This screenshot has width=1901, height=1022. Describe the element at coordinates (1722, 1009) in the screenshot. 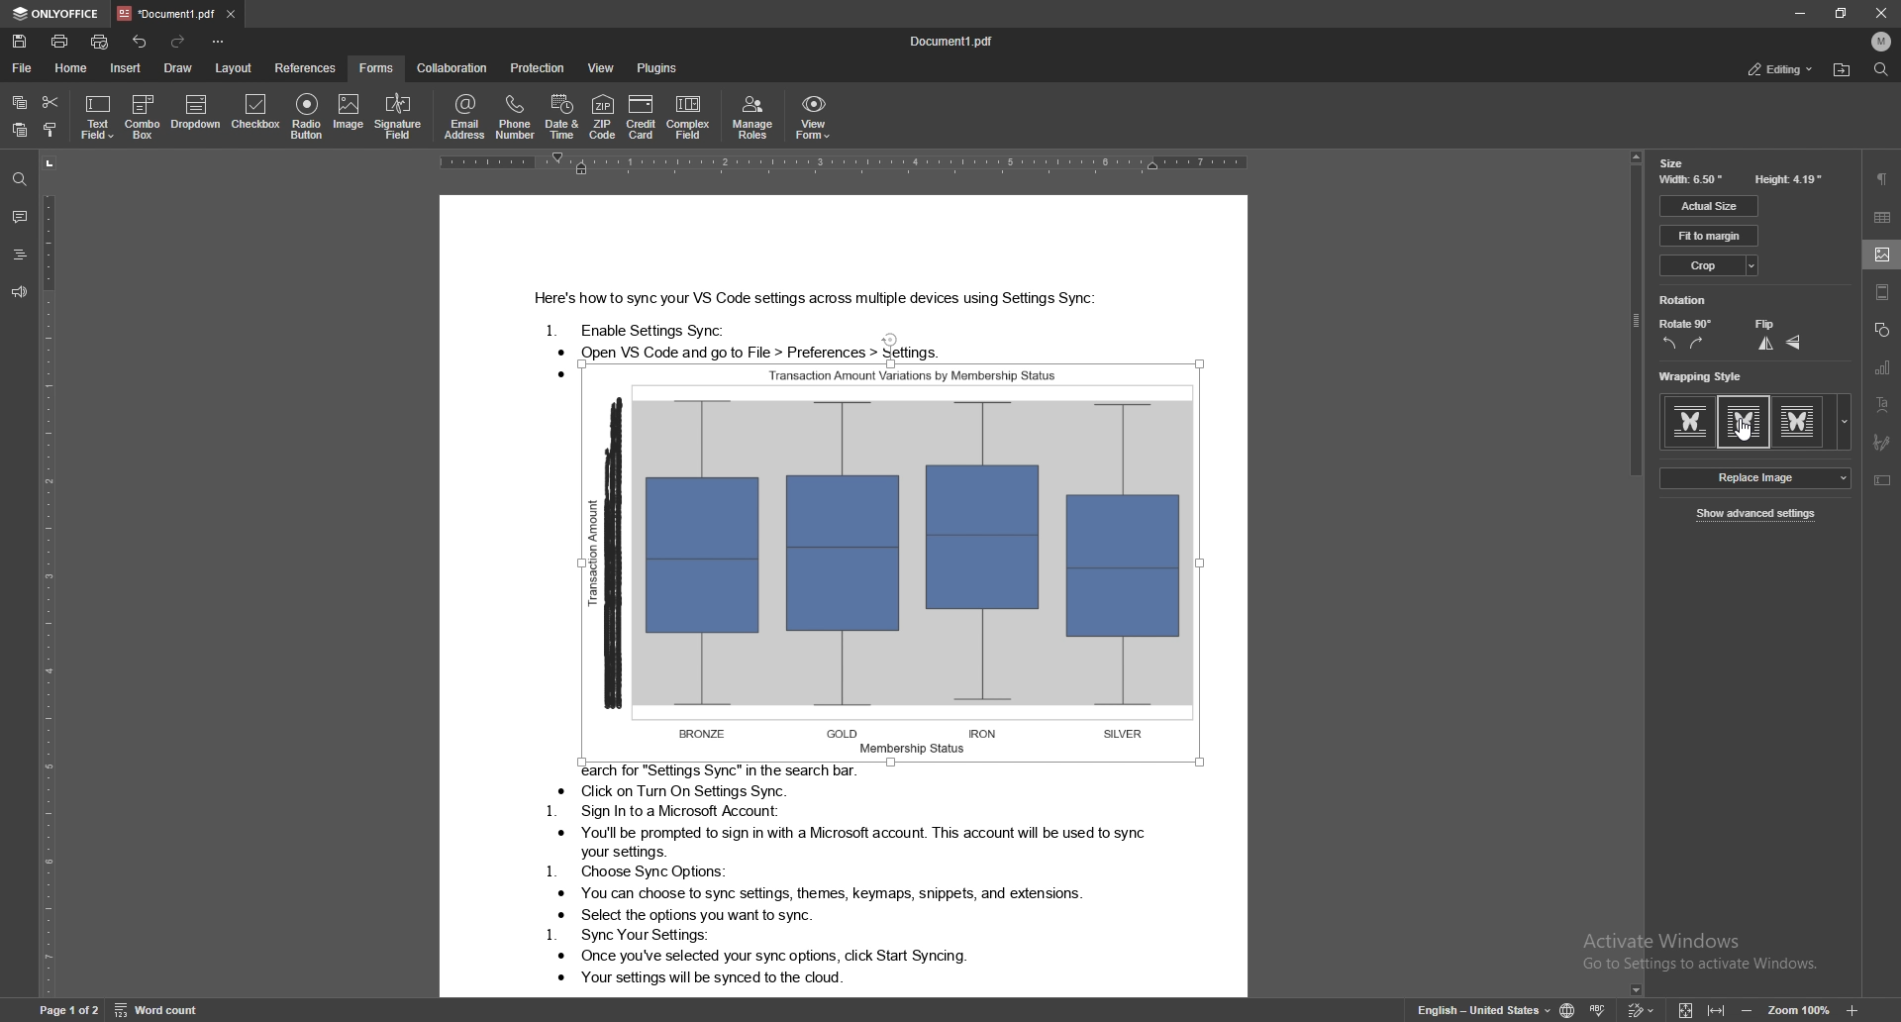

I see `icon` at that location.